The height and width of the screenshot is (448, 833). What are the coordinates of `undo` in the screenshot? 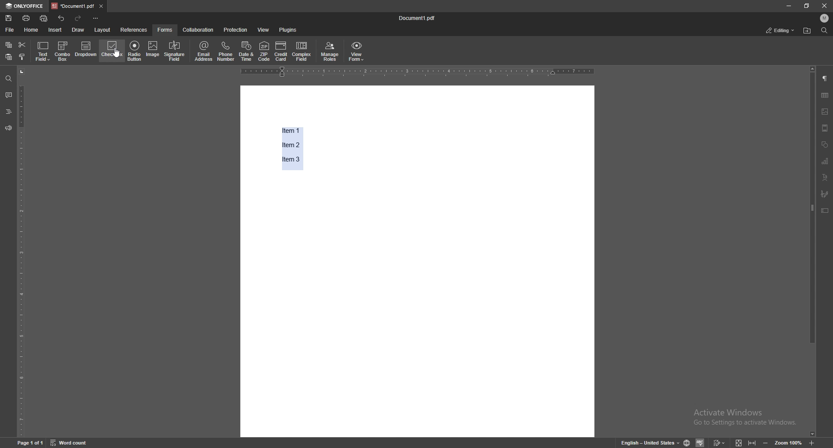 It's located at (61, 18).